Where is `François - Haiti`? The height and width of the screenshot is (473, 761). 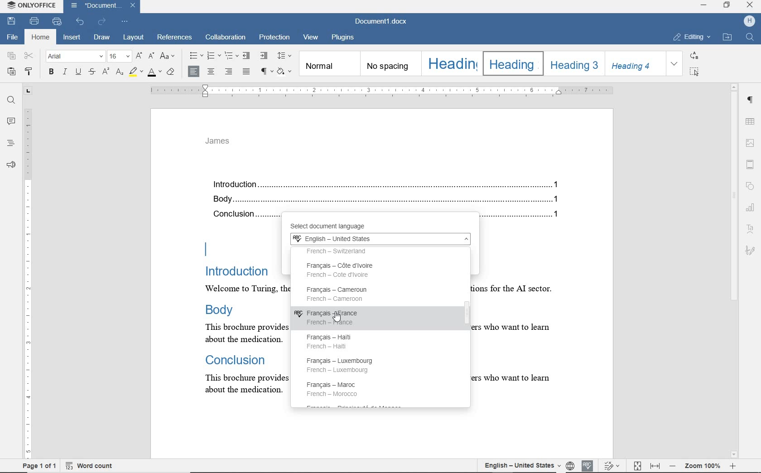
François - Haiti is located at coordinates (333, 340).